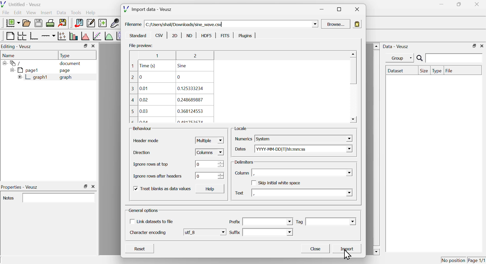 The image size is (486, 264). What do you see at coordinates (132, 93) in the screenshot?
I see `line numbers` at bounding box center [132, 93].